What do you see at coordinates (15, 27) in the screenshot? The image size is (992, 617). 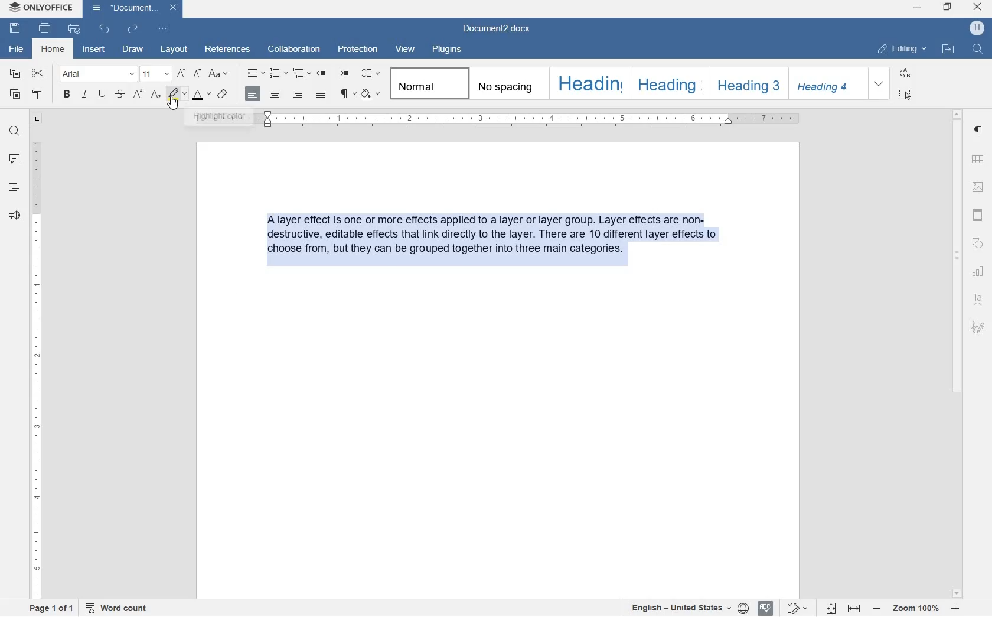 I see `SAVE` at bounding box center [15, 27].